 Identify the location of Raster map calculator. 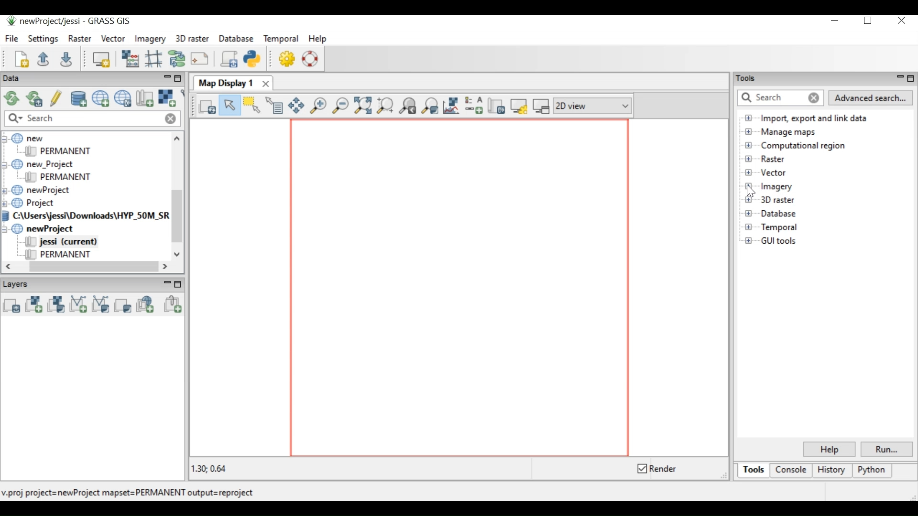
(130, 59).